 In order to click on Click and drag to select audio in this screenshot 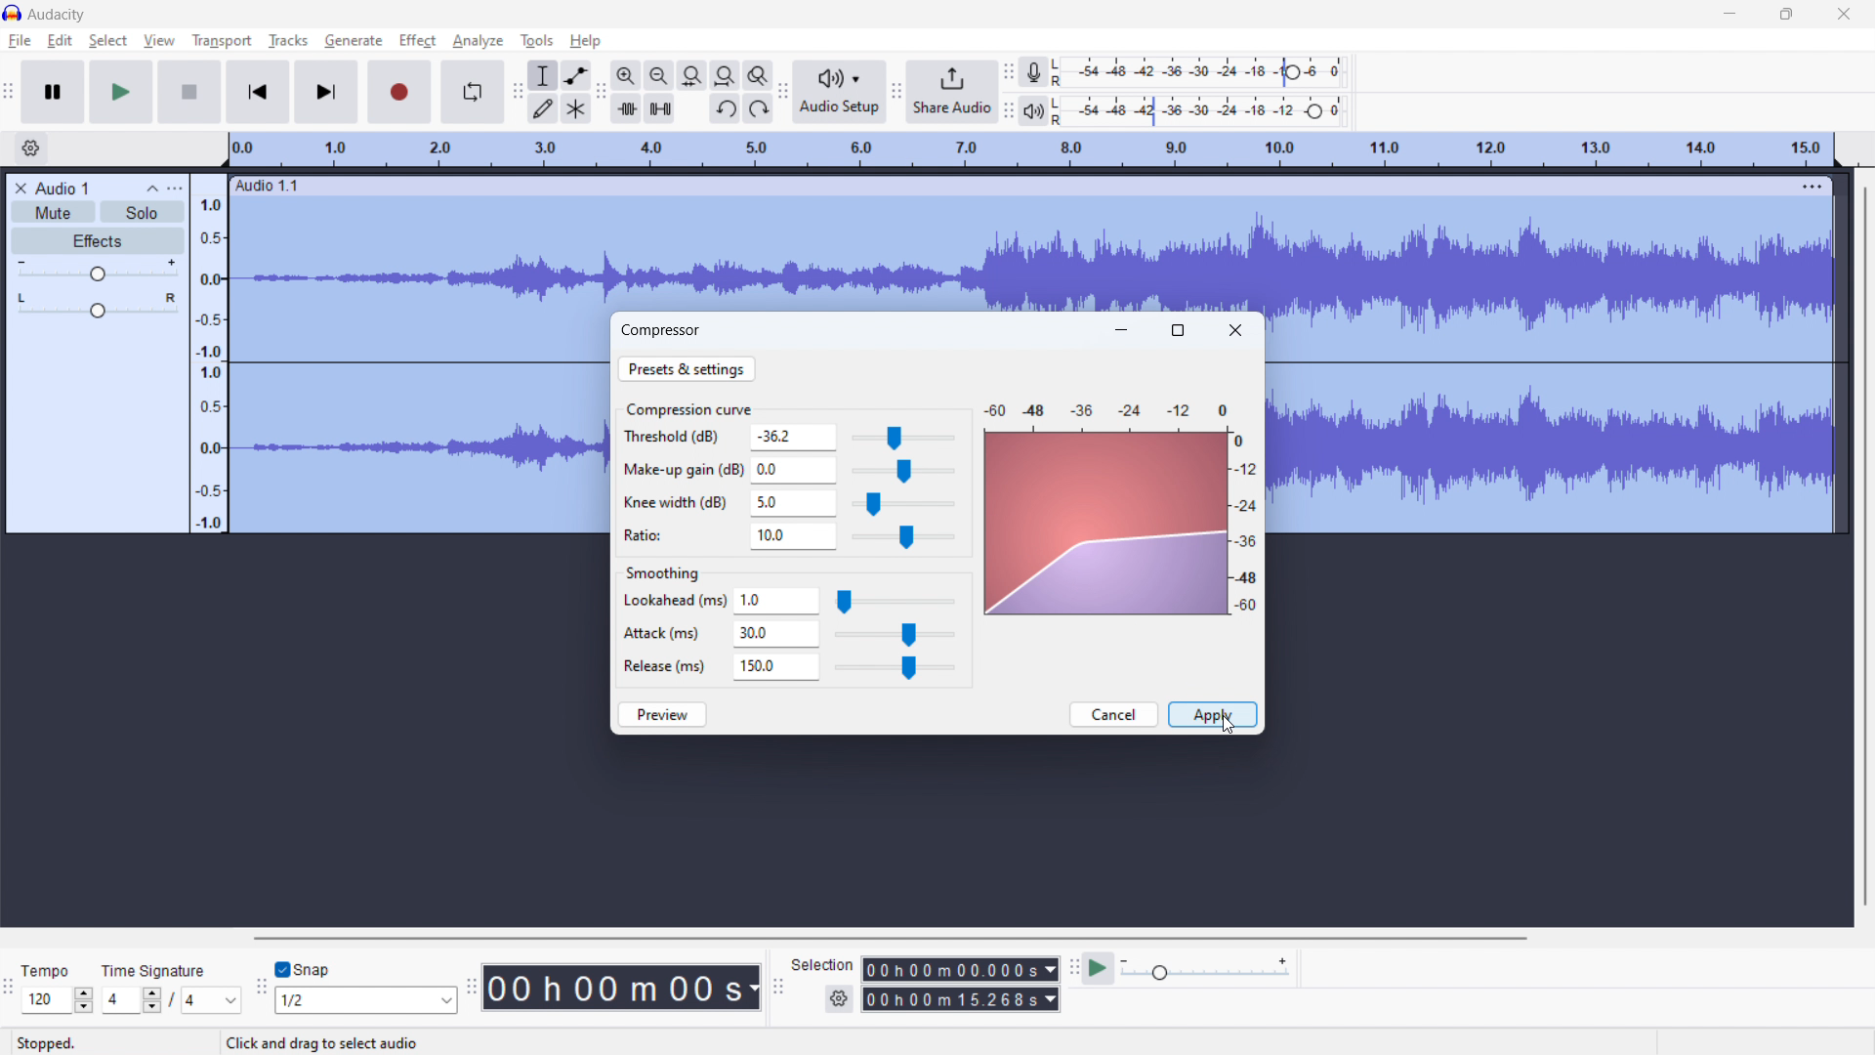, I will do `click(312, 1042)`.